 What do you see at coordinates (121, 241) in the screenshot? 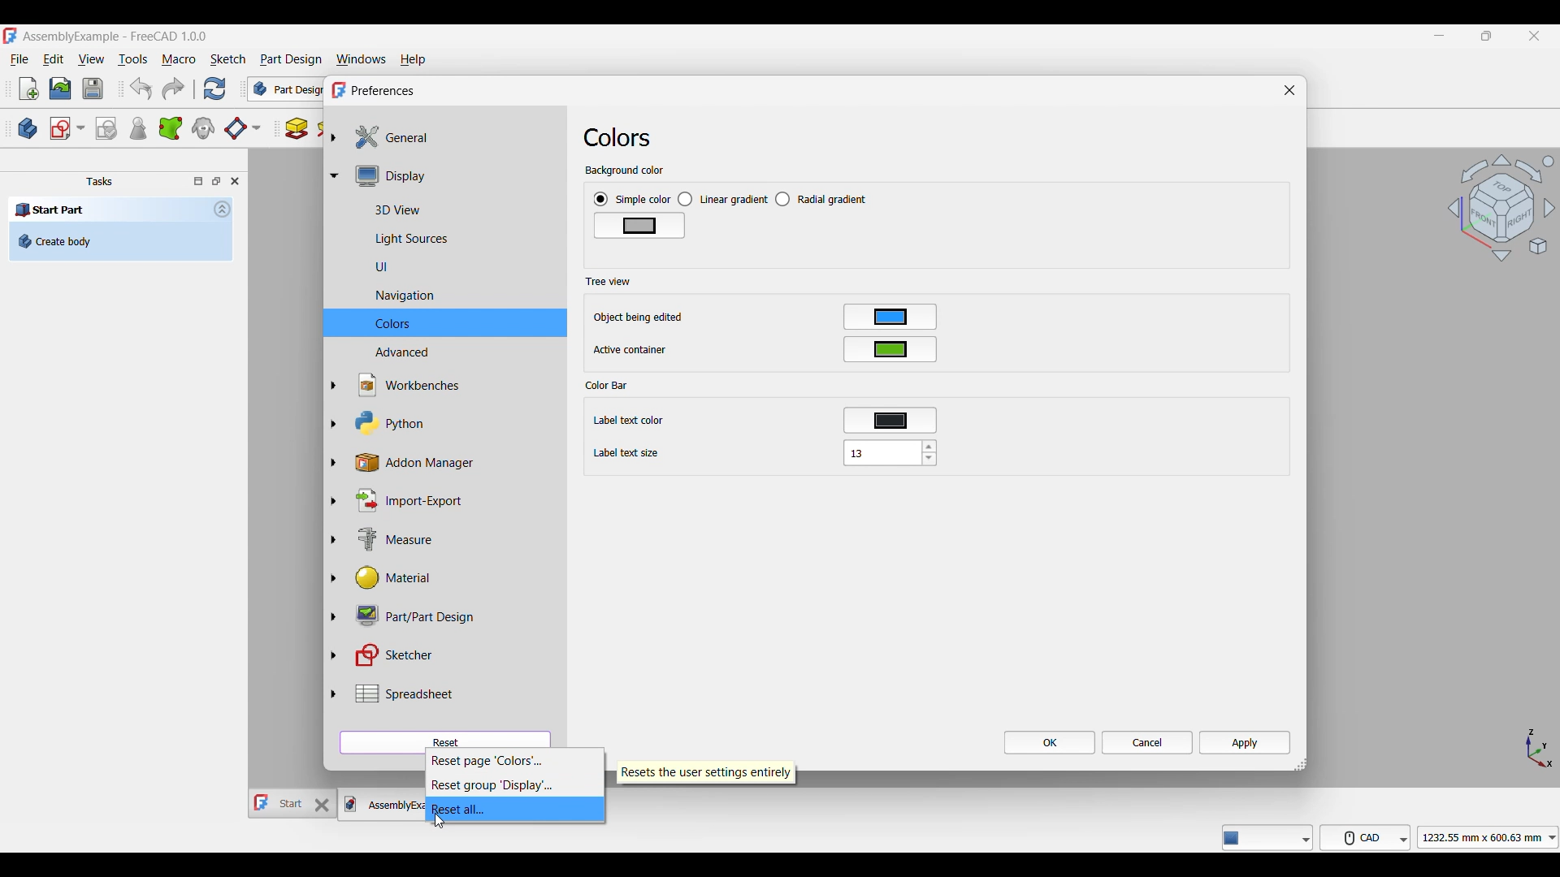
I see `Create body` at bounding box center [121, 241].